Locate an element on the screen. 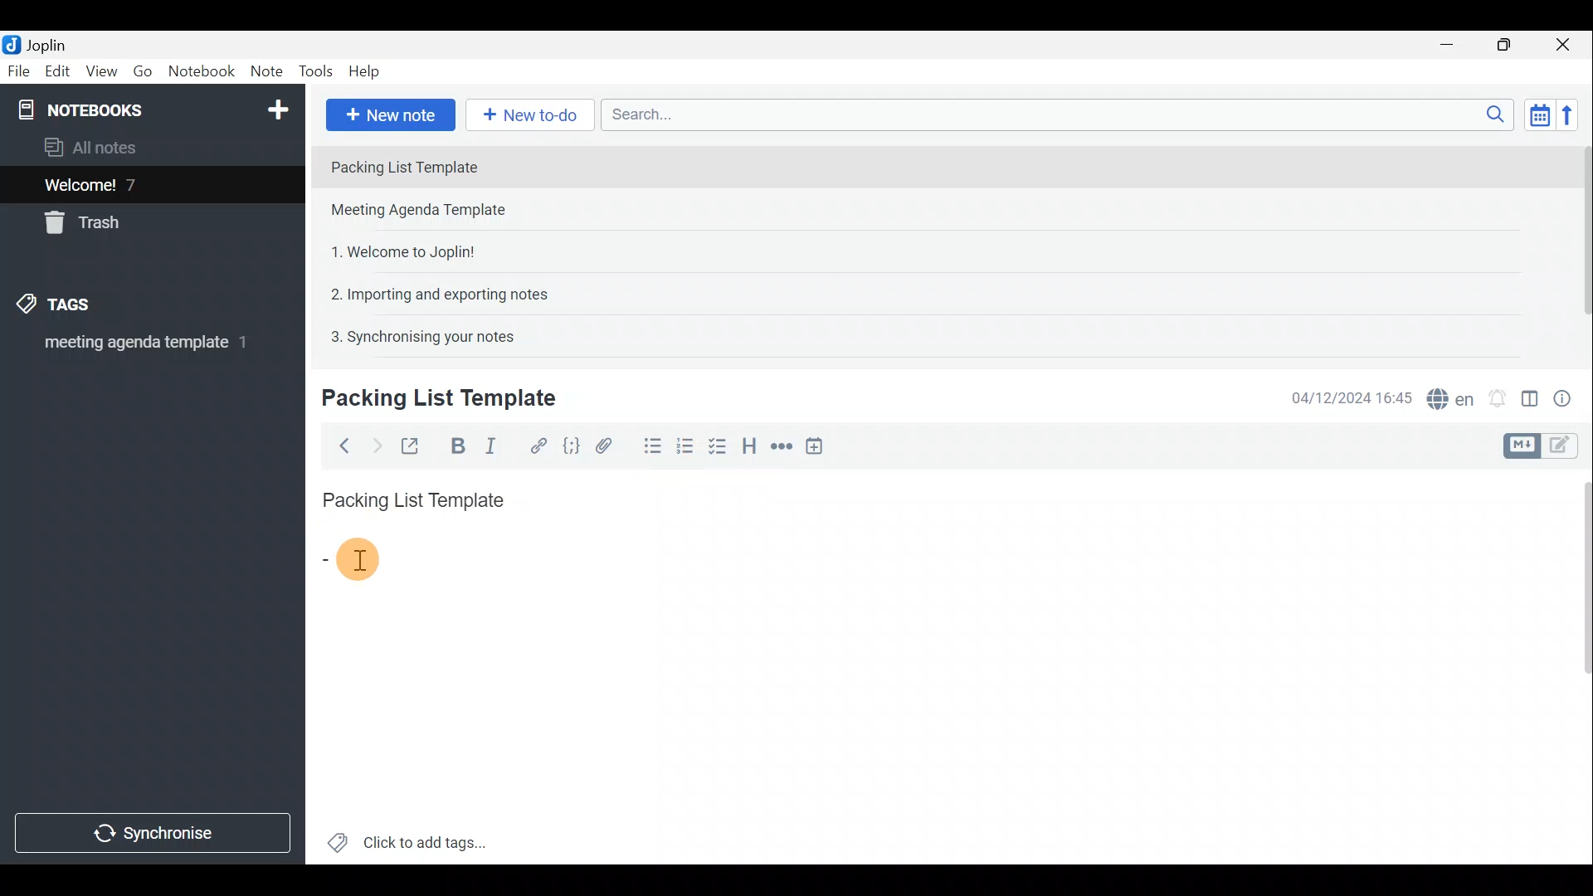 The width and height of the screenshot is (1593, 896). Cursor is located at coordinates (347, 557).